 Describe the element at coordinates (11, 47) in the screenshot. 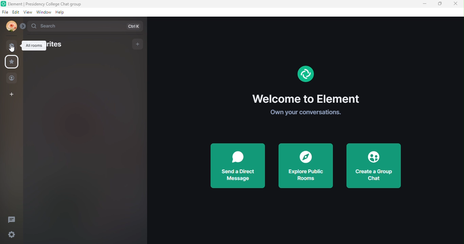

I see `cursor` at that location.